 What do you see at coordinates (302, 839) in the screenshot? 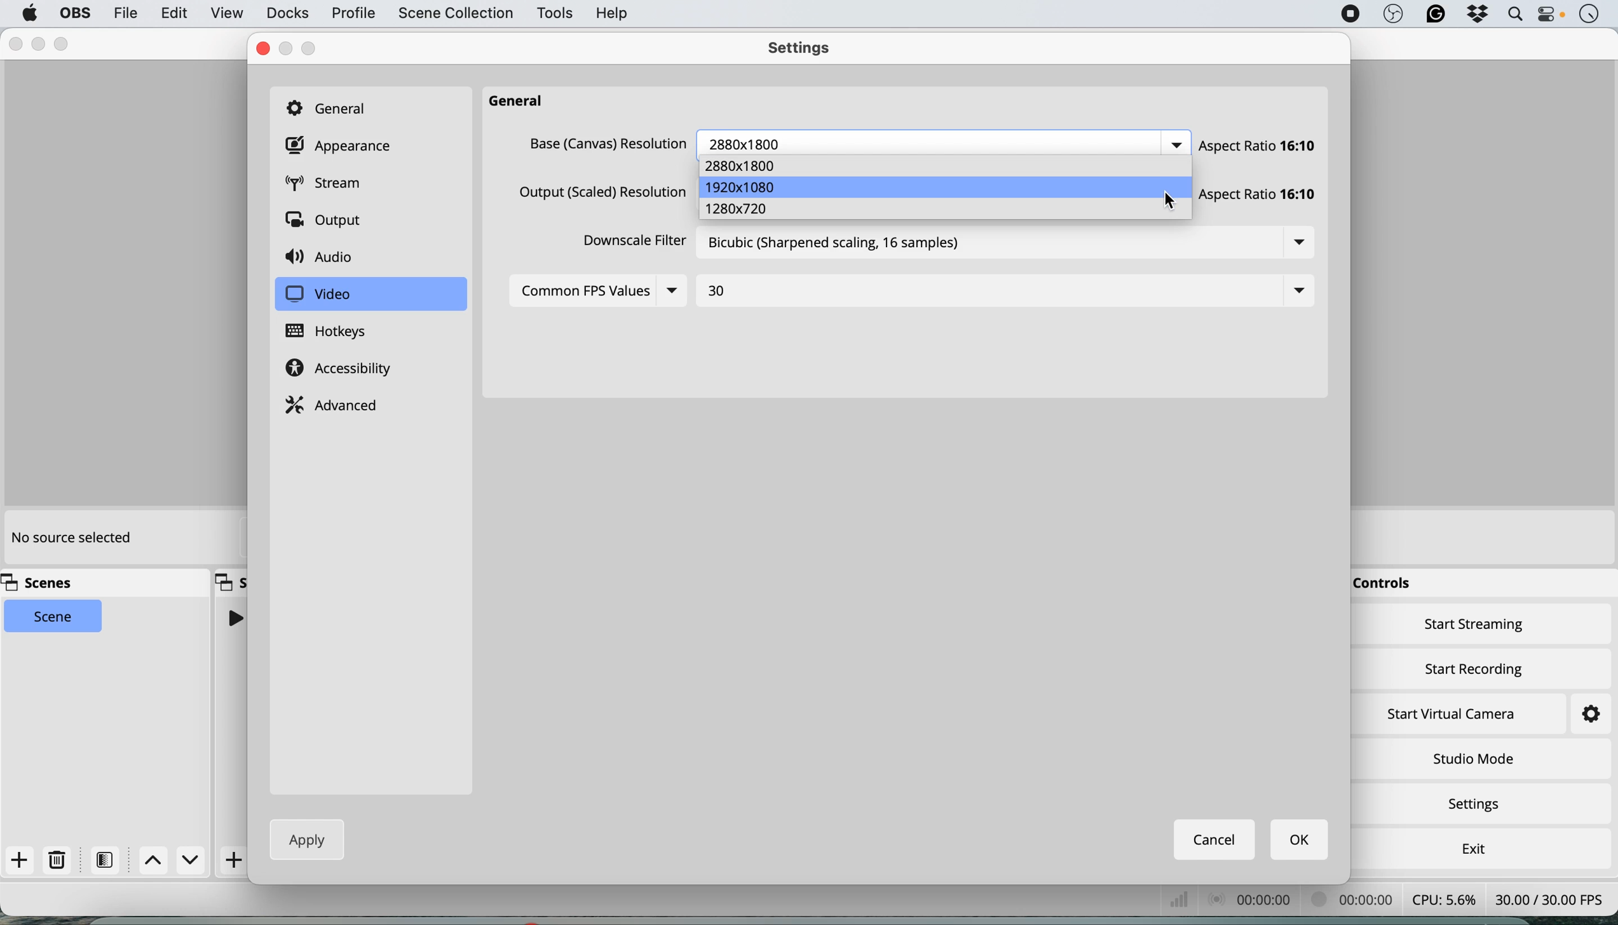
I see `apply` at bounding box center [302, 839].